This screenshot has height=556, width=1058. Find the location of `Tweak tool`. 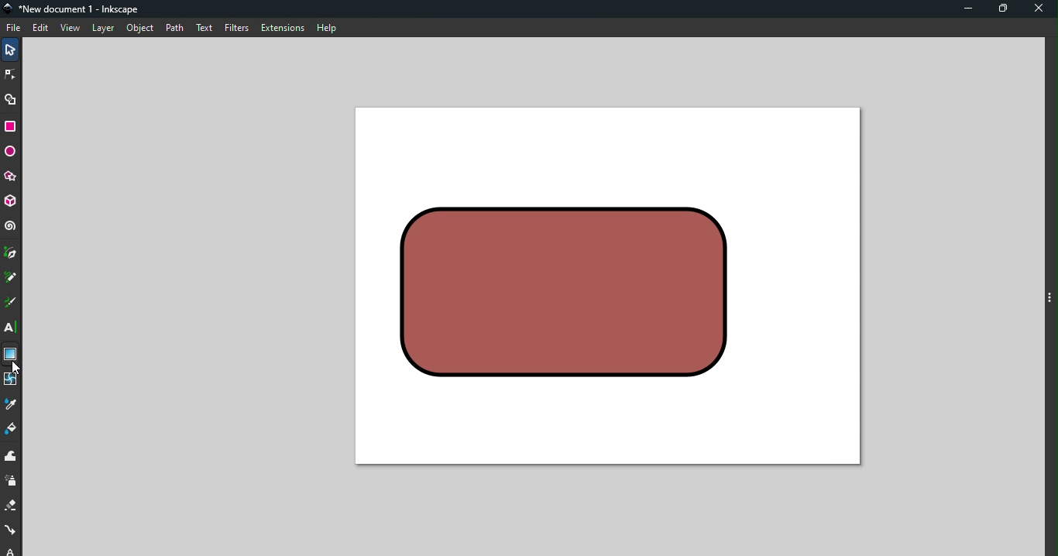

Tweak tool is located at coordinates (11, 457).